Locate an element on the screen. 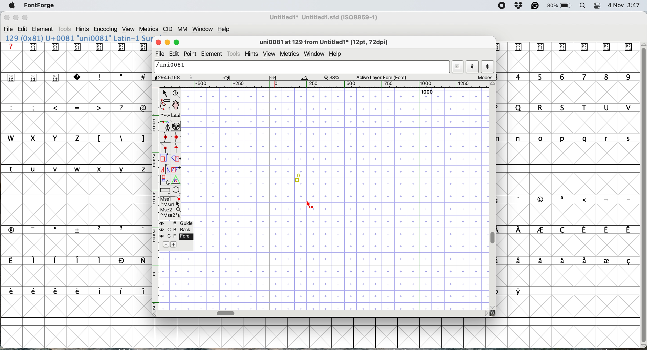 Image resolution: width=647 pixels, height=350 pixels. Window is located at coordinates (203, 30).